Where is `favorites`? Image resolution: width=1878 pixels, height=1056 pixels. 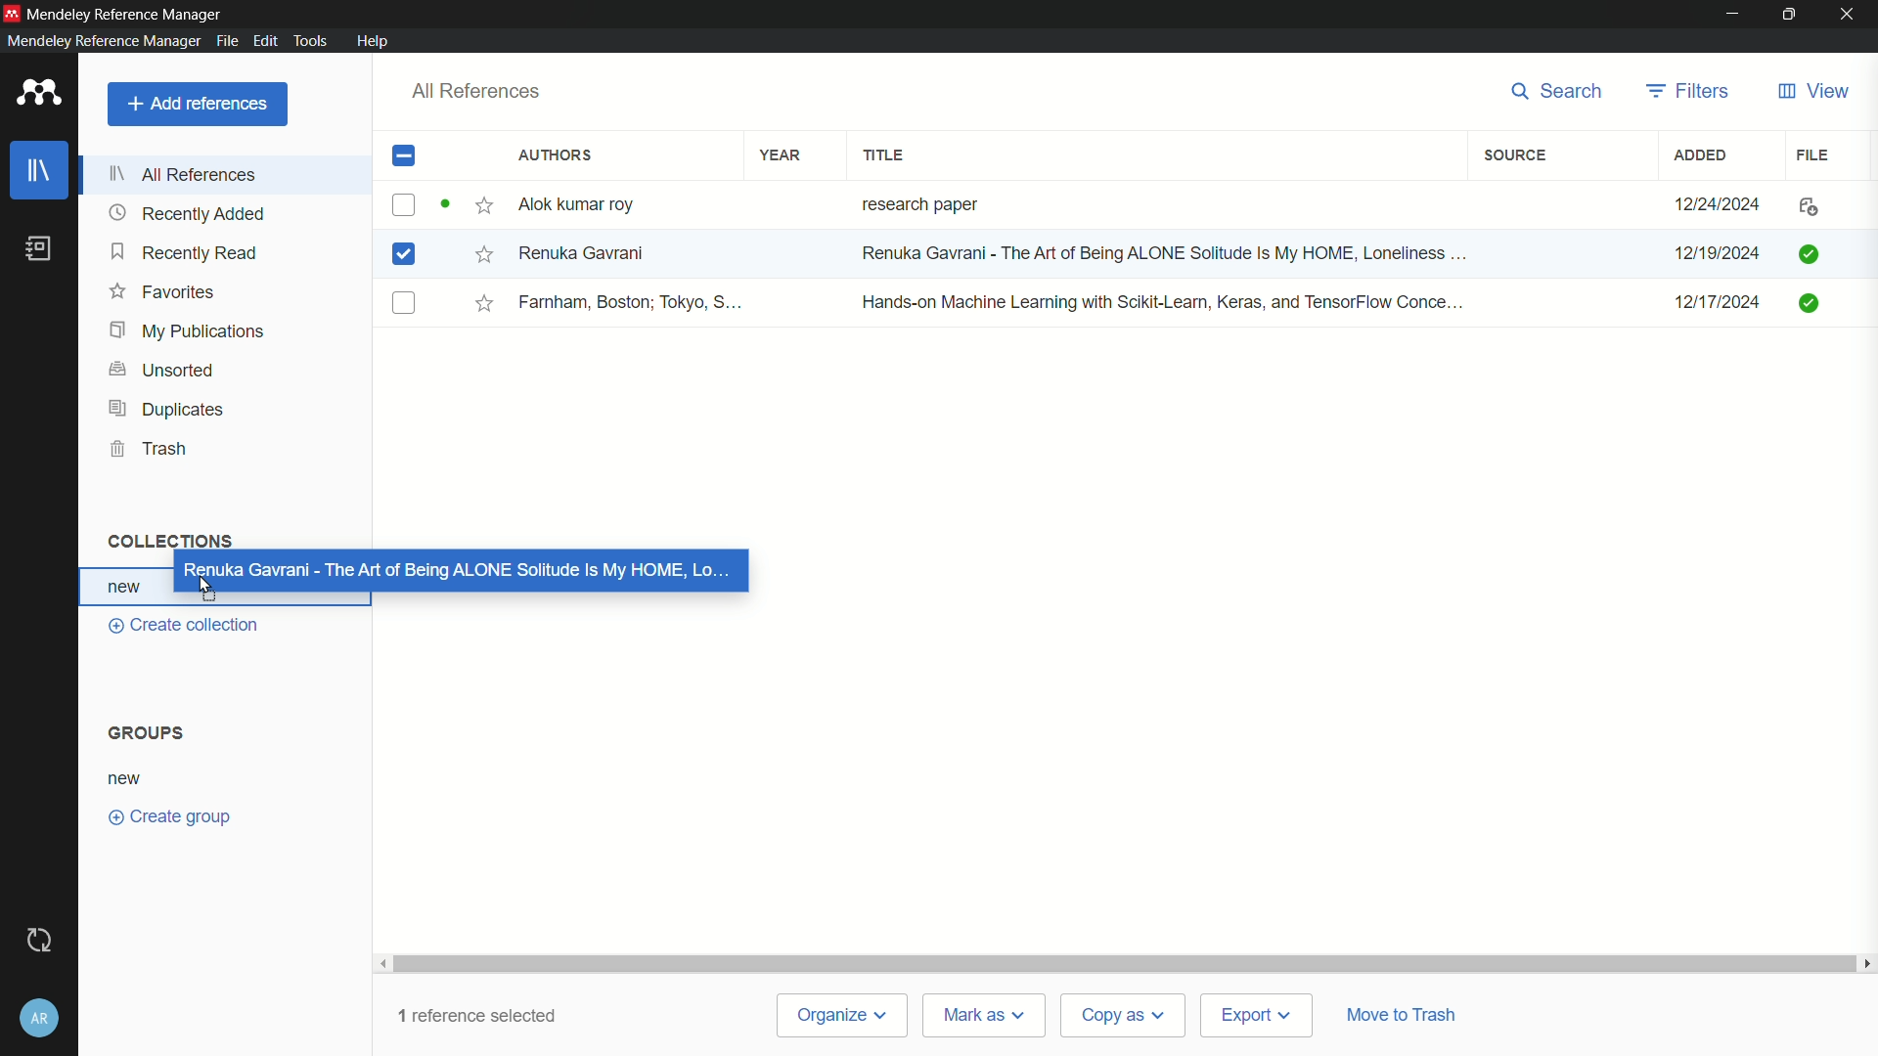
favorites is located at coordinates (160, 292).